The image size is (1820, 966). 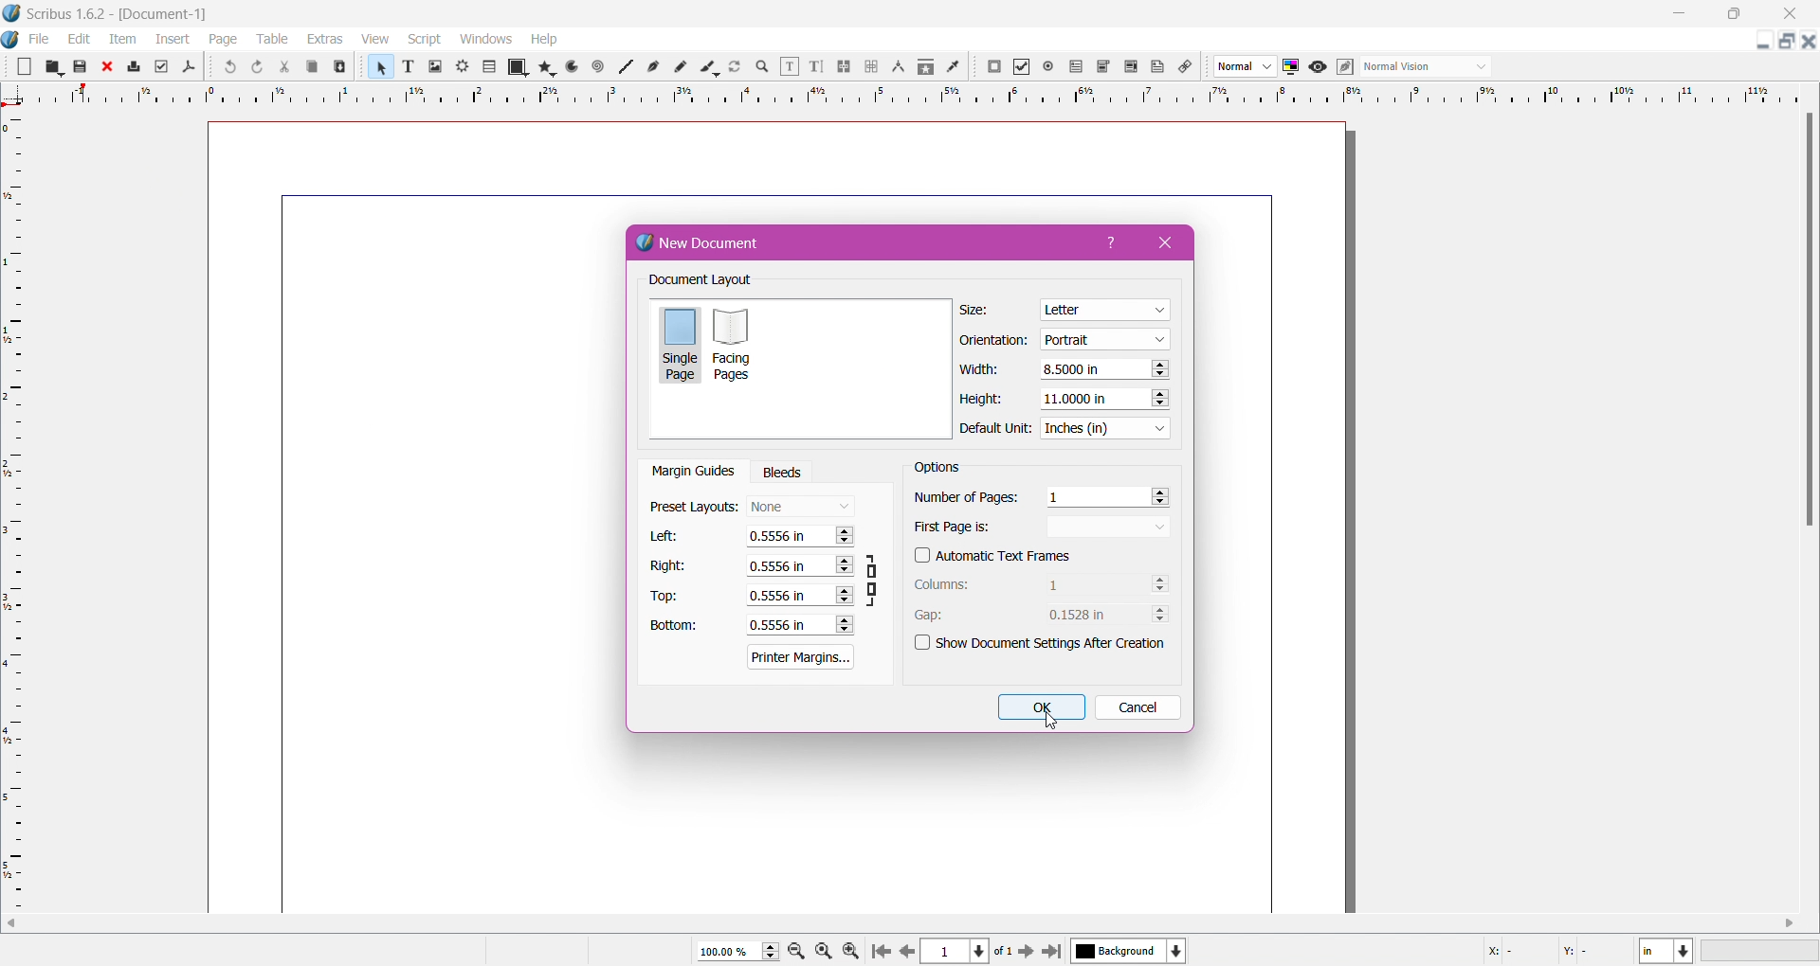 I want to click on Extras, so click(x=325, y=40).